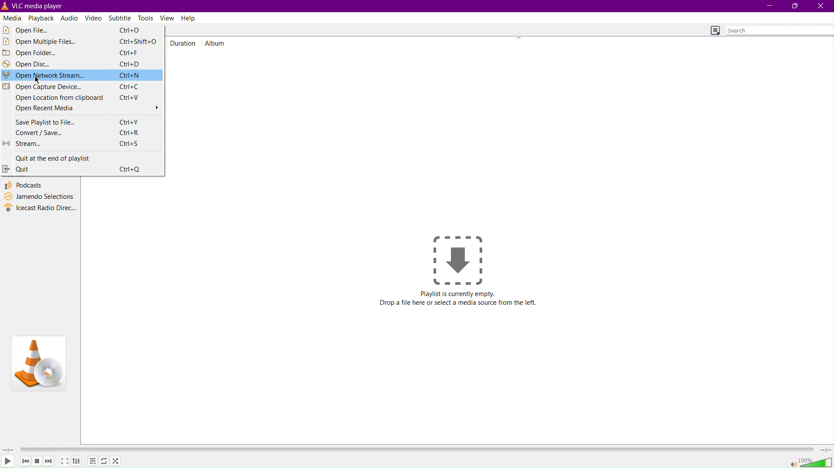 Image resolution: width=834 pixels, height=468 pixels. Describe the element at coordinates (77, 461) in the screenshot. I see `Extended settings` at that location.